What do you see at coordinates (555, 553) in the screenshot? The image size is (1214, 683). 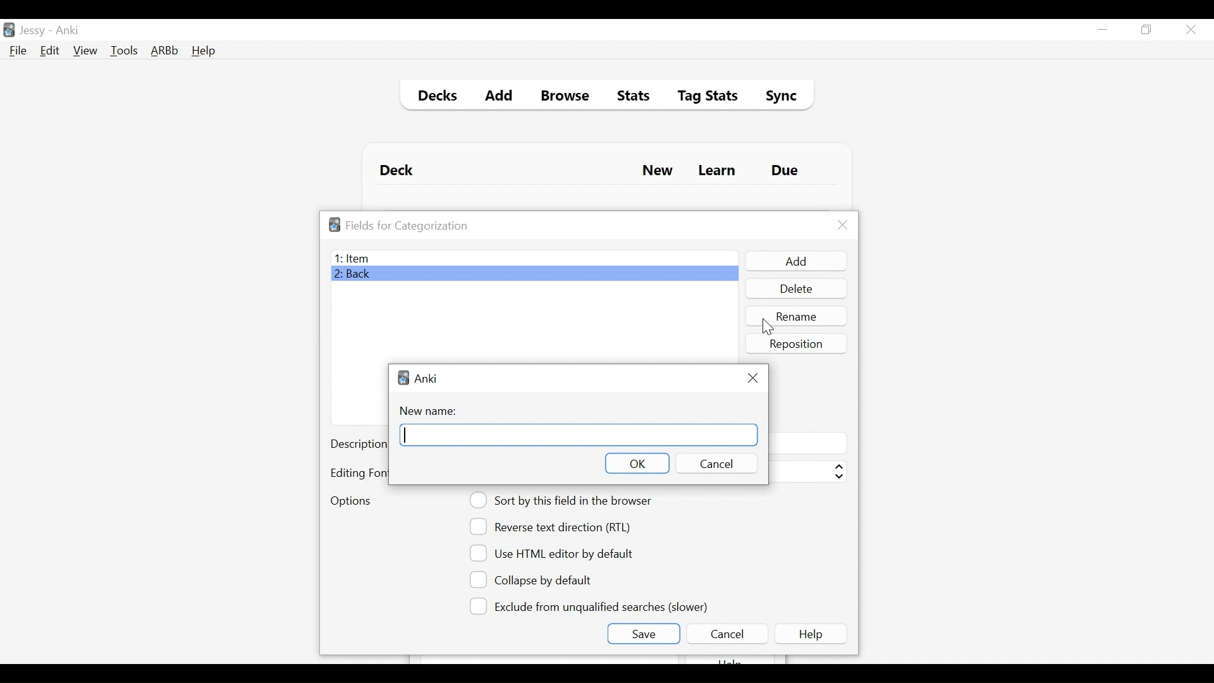 I see `(un)select Use HTML editor by default` at bounding box center [555, 553].